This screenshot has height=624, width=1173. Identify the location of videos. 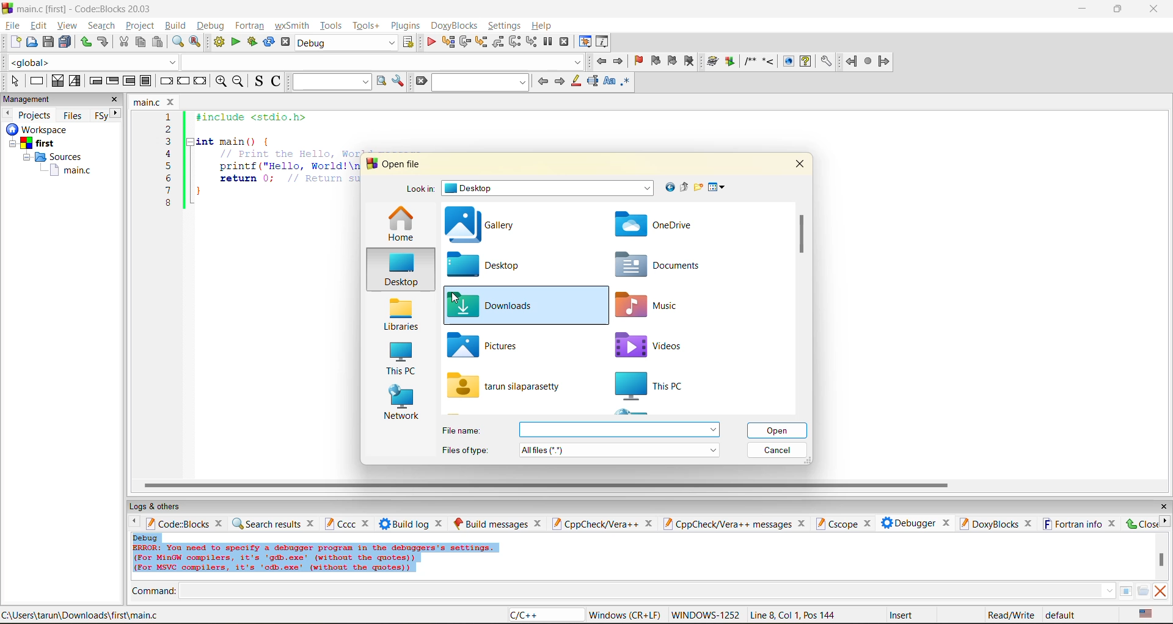
(658, 344).